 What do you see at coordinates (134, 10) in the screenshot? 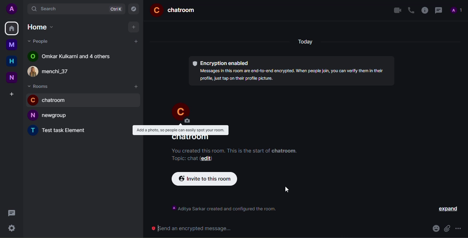
I see `explore rooms` at bounding box center [134, 10].